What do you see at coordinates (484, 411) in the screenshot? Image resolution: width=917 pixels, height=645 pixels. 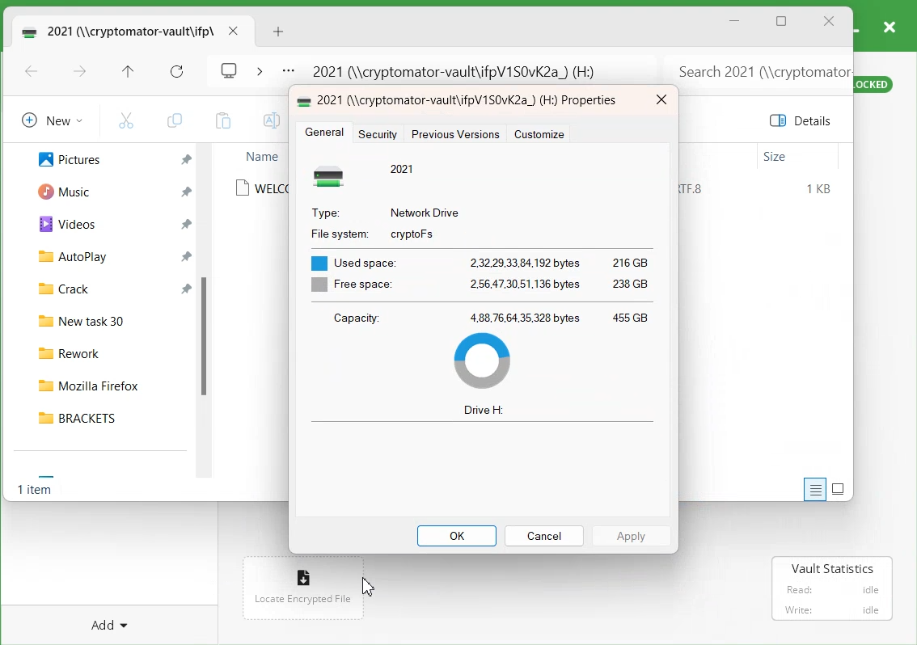 I see `Drive H` at bounding box center [484, 411].